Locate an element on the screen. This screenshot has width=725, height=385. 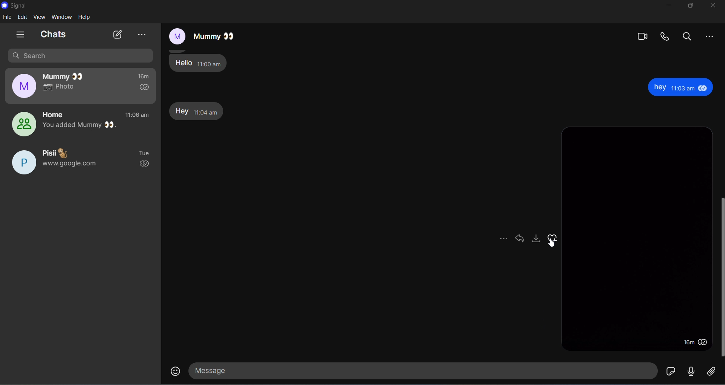
maximize is located at coordinates (691, 6).